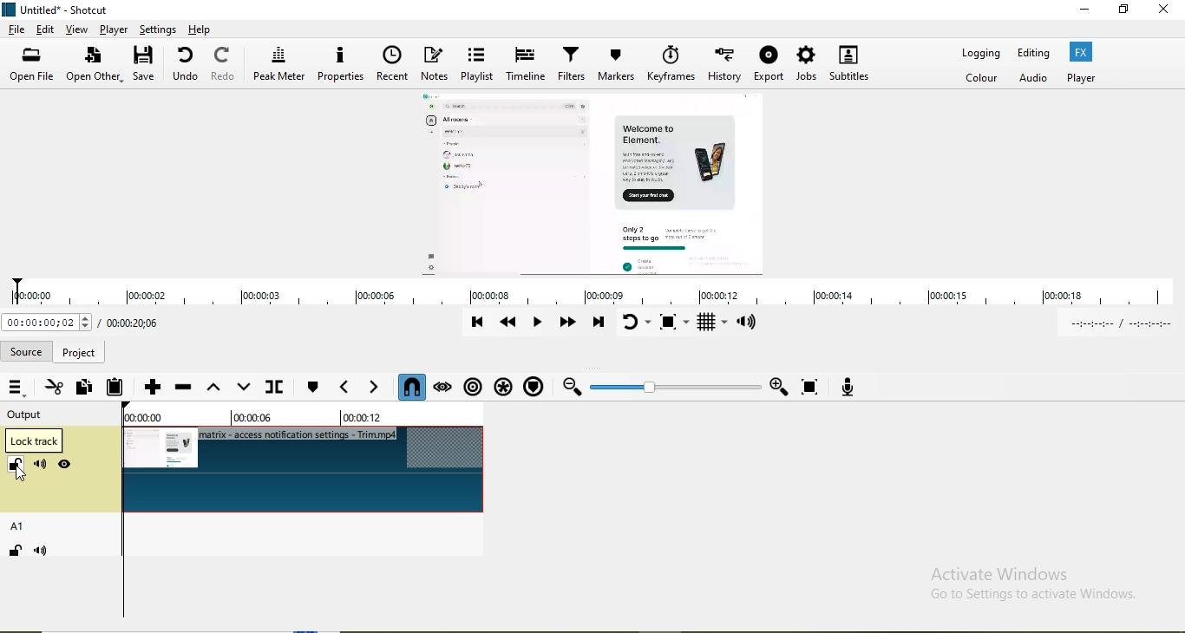  What do you see at coordinates (479, 327) in the screenshot?
I see `Skip to previous` at bounding box center [479, 327].